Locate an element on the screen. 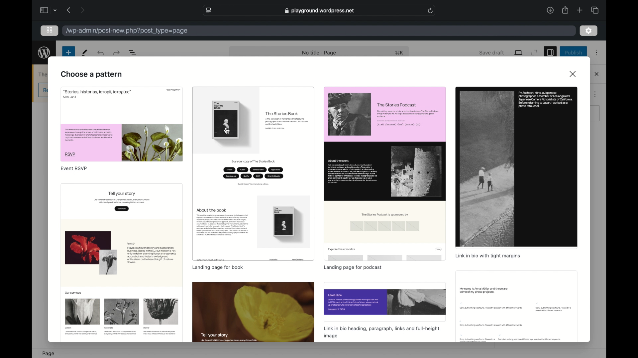 The image size is (638, 358). save draft is located at coordinates (492, 53).